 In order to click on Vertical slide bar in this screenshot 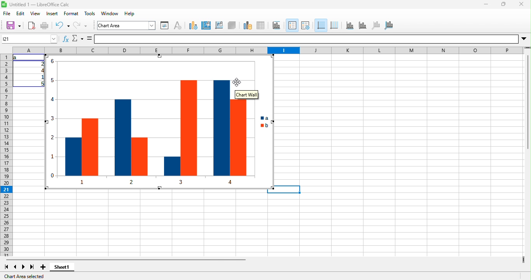, I will do `click(528, 98)`.